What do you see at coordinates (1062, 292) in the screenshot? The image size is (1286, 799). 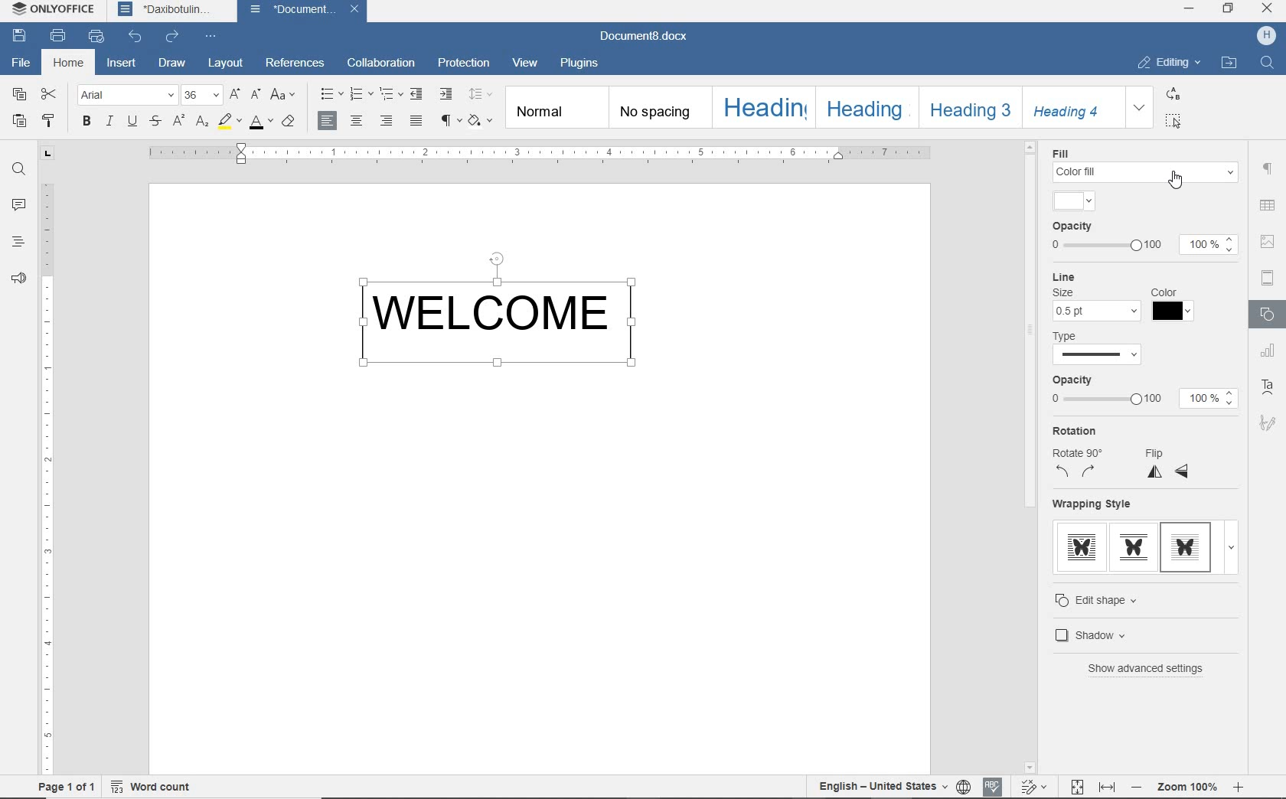 I see `Size` at bounding box center [1062, 292].